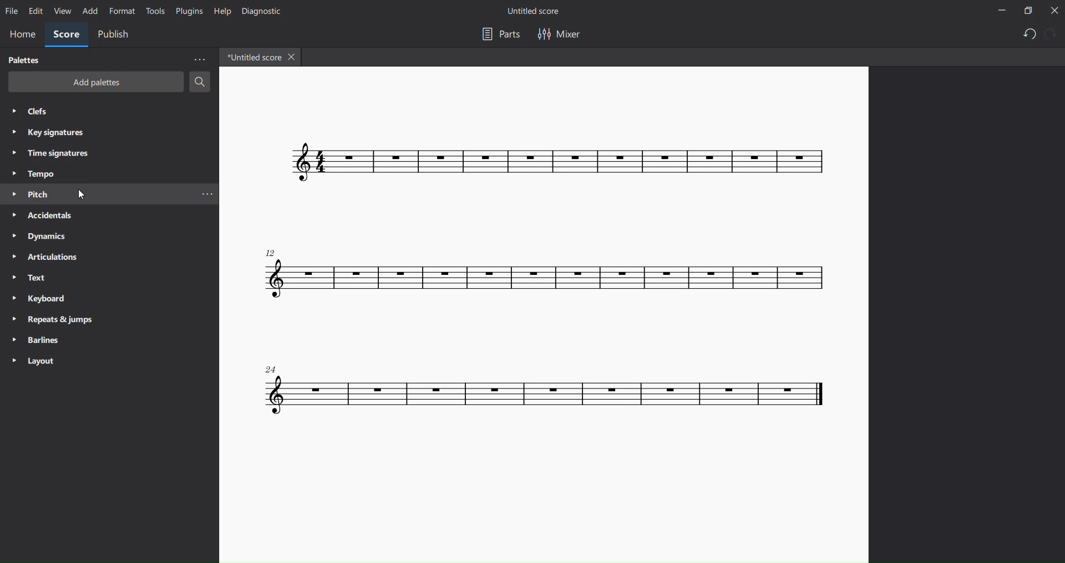 This screenshot has height=563, width=1065. What do you see at coordinates (34, 12) in the screenshot?
I see `edit` at bounding box center [34, 12].